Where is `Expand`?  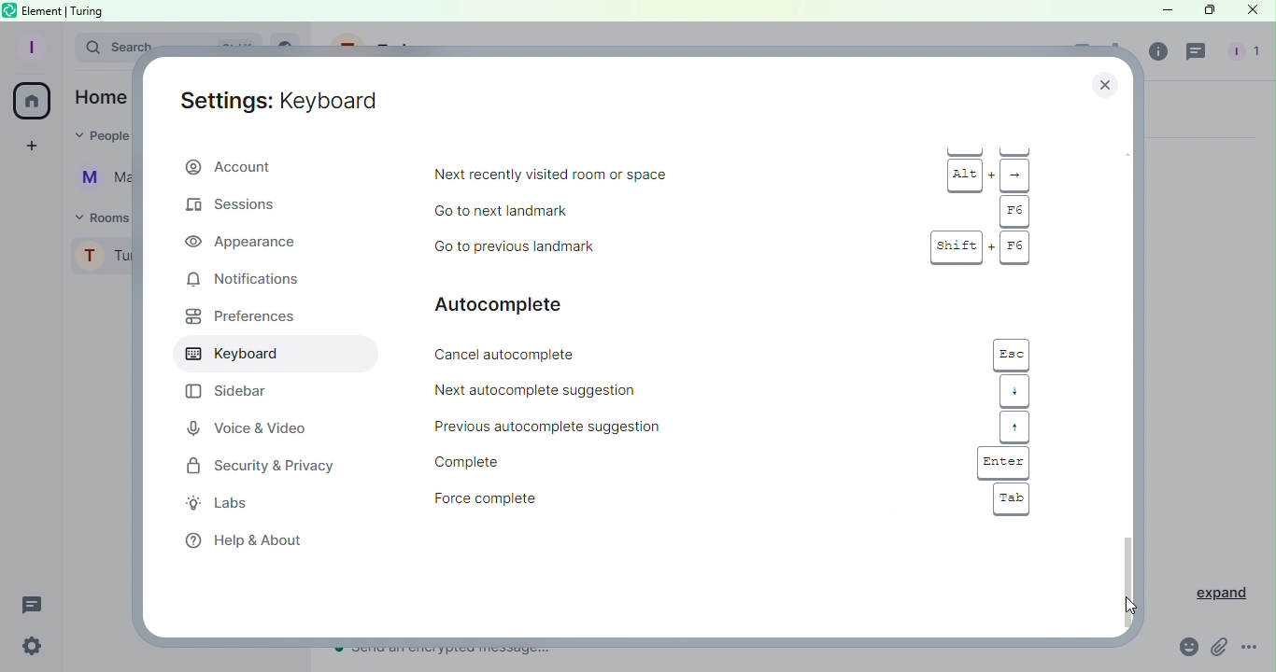 Expand is located at coordinates (1213, 593).